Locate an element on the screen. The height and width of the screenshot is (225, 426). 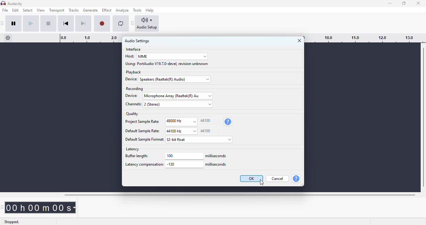
audacity audio setup toolbar is located at coordinates (133, 23).